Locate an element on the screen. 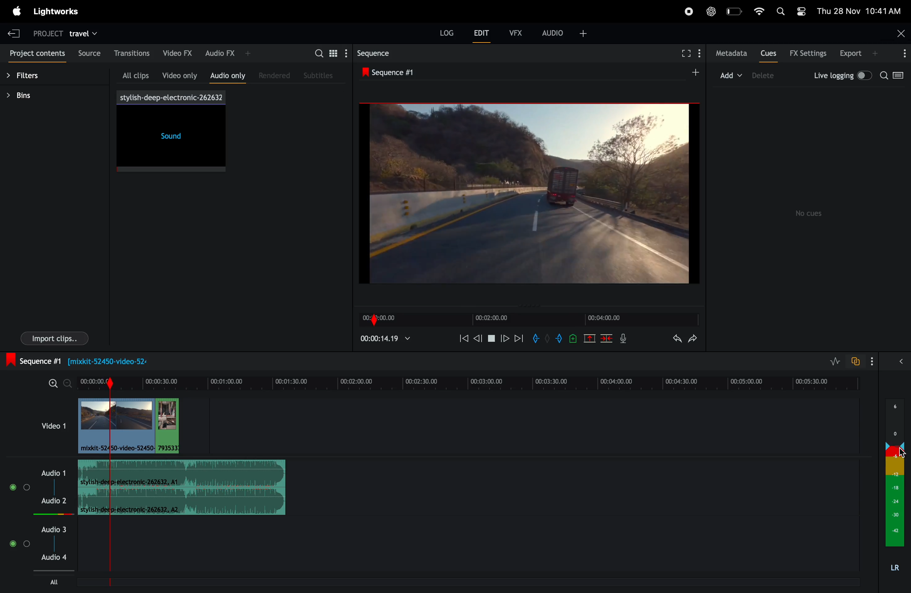 This screenshot has width=911, height=593. wifi is located at coordinates (759, 11).